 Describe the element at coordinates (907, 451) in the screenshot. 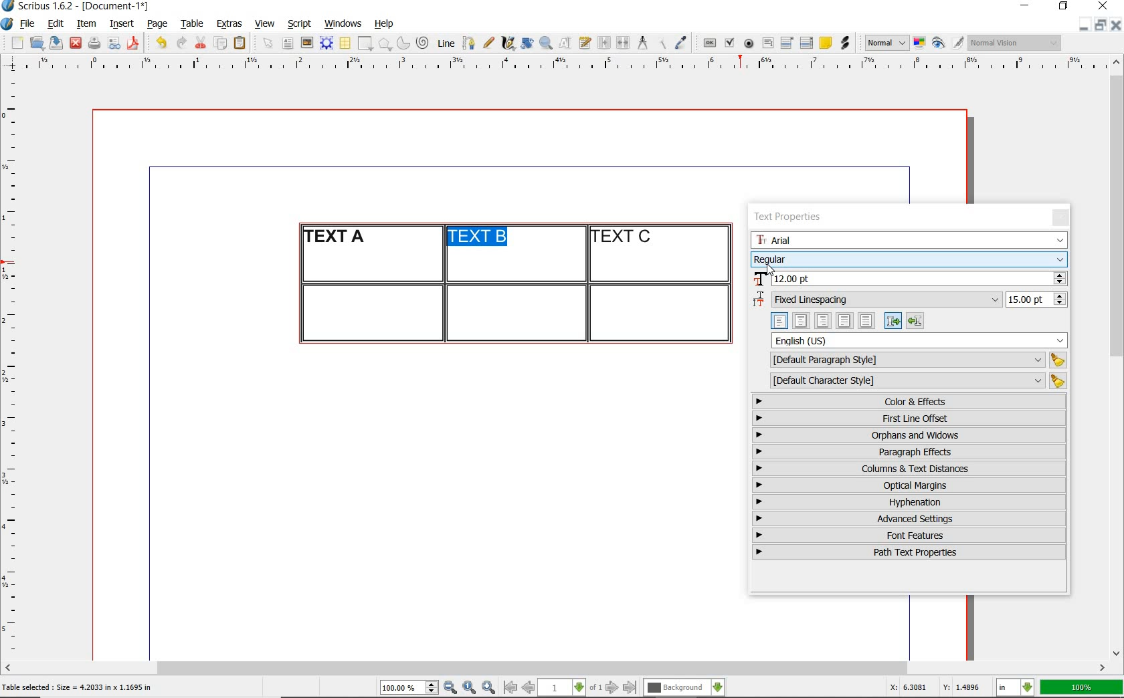

I see `paragraph effects` at that location.